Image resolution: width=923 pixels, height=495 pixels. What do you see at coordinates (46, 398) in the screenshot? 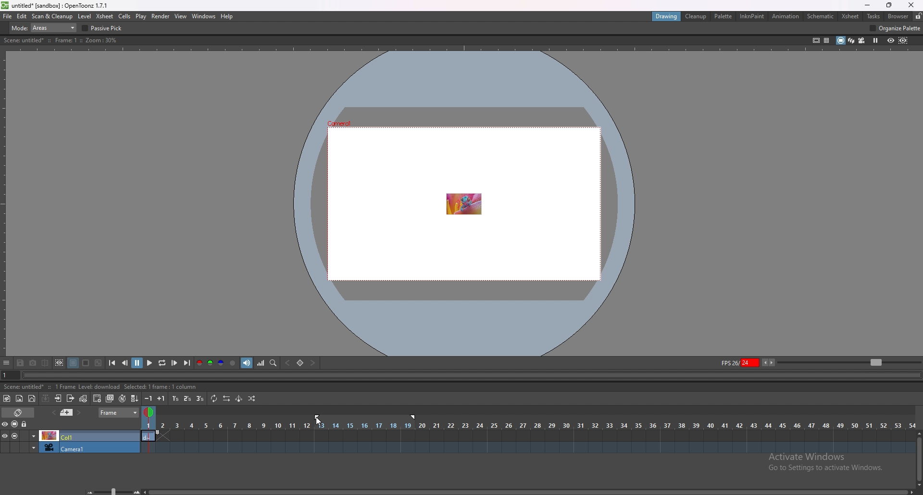
I see `collapse` at bounding box center [46, 398].